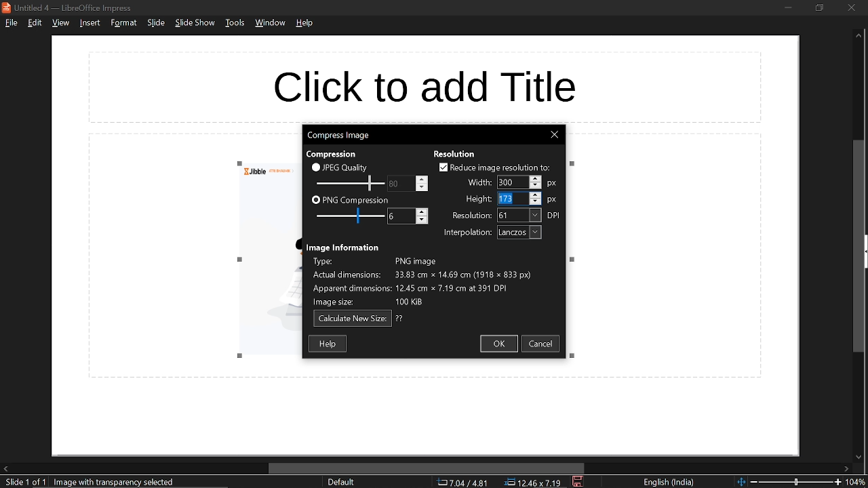  Describe the element at coordinates (455, 152) in the screenshot. I see `text` at that location.